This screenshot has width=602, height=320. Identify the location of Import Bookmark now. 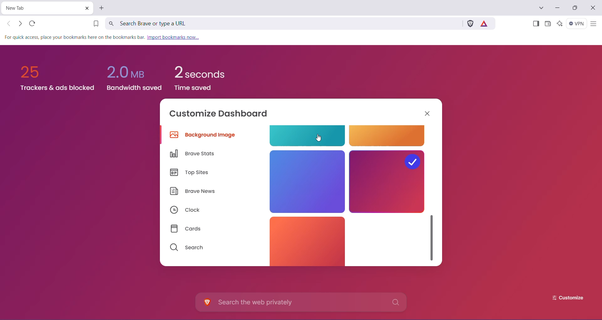
(175, 38).